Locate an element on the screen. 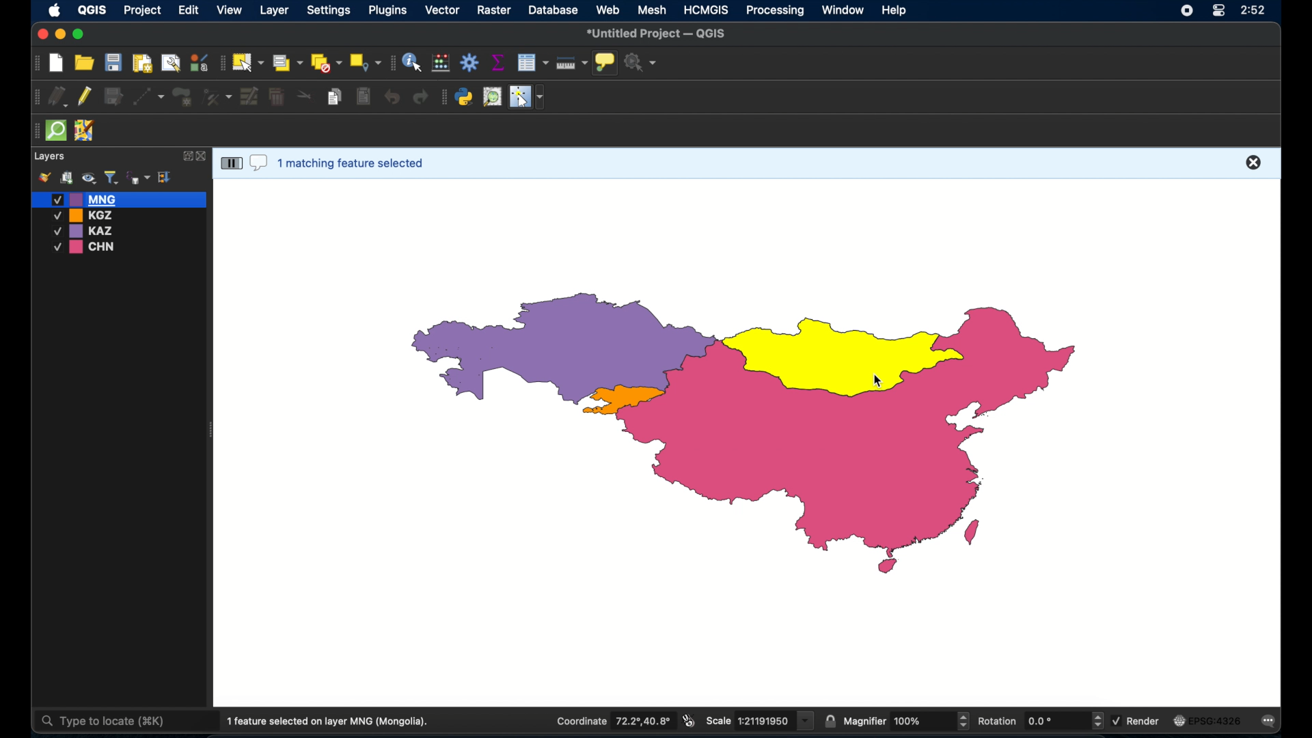 The image size is (1312, 738). add group is located at coordinates (66, 178).